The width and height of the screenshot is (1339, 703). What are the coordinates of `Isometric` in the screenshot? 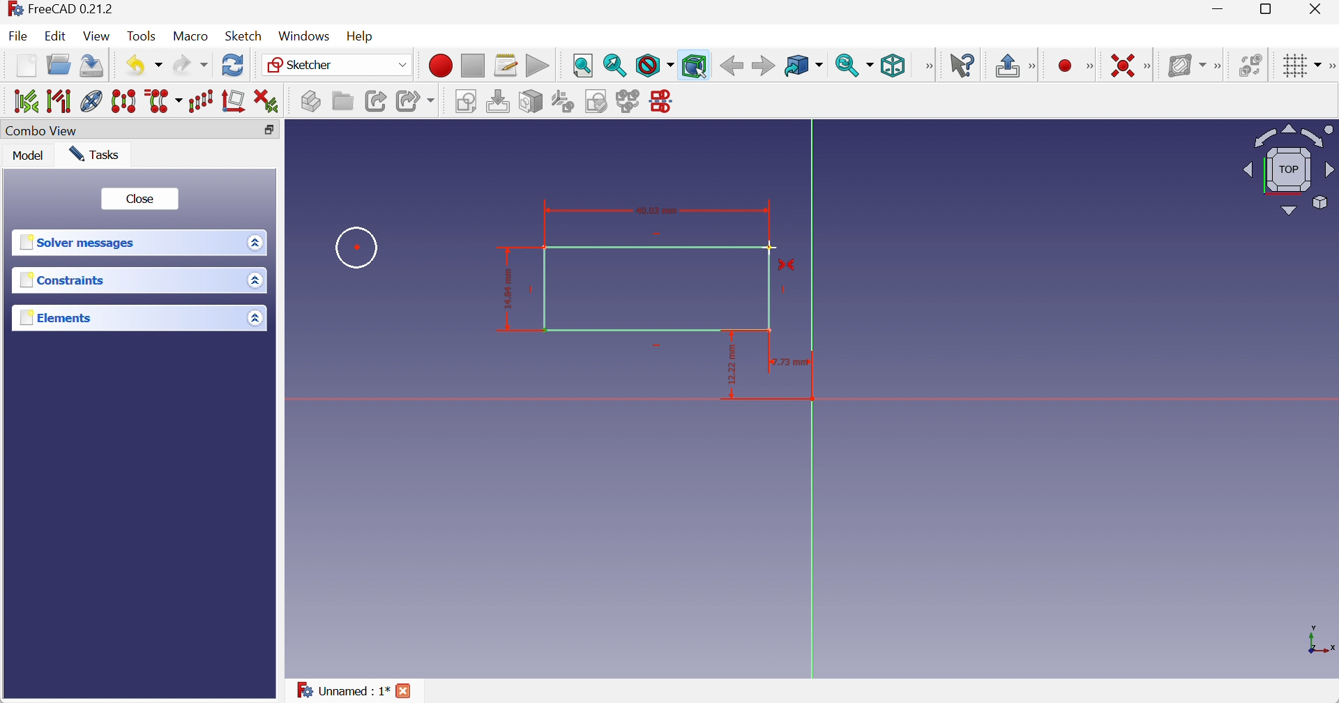 It's located at (893, 66).